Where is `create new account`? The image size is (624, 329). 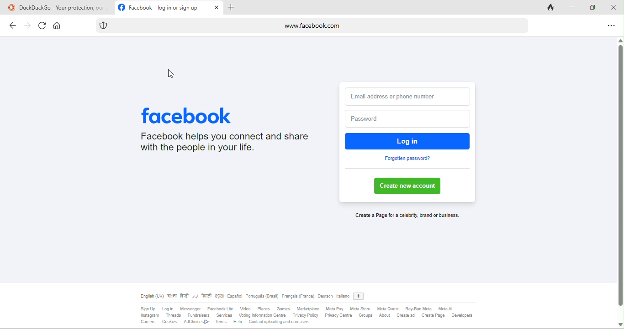
create new account is located at coordinates (409, 187).